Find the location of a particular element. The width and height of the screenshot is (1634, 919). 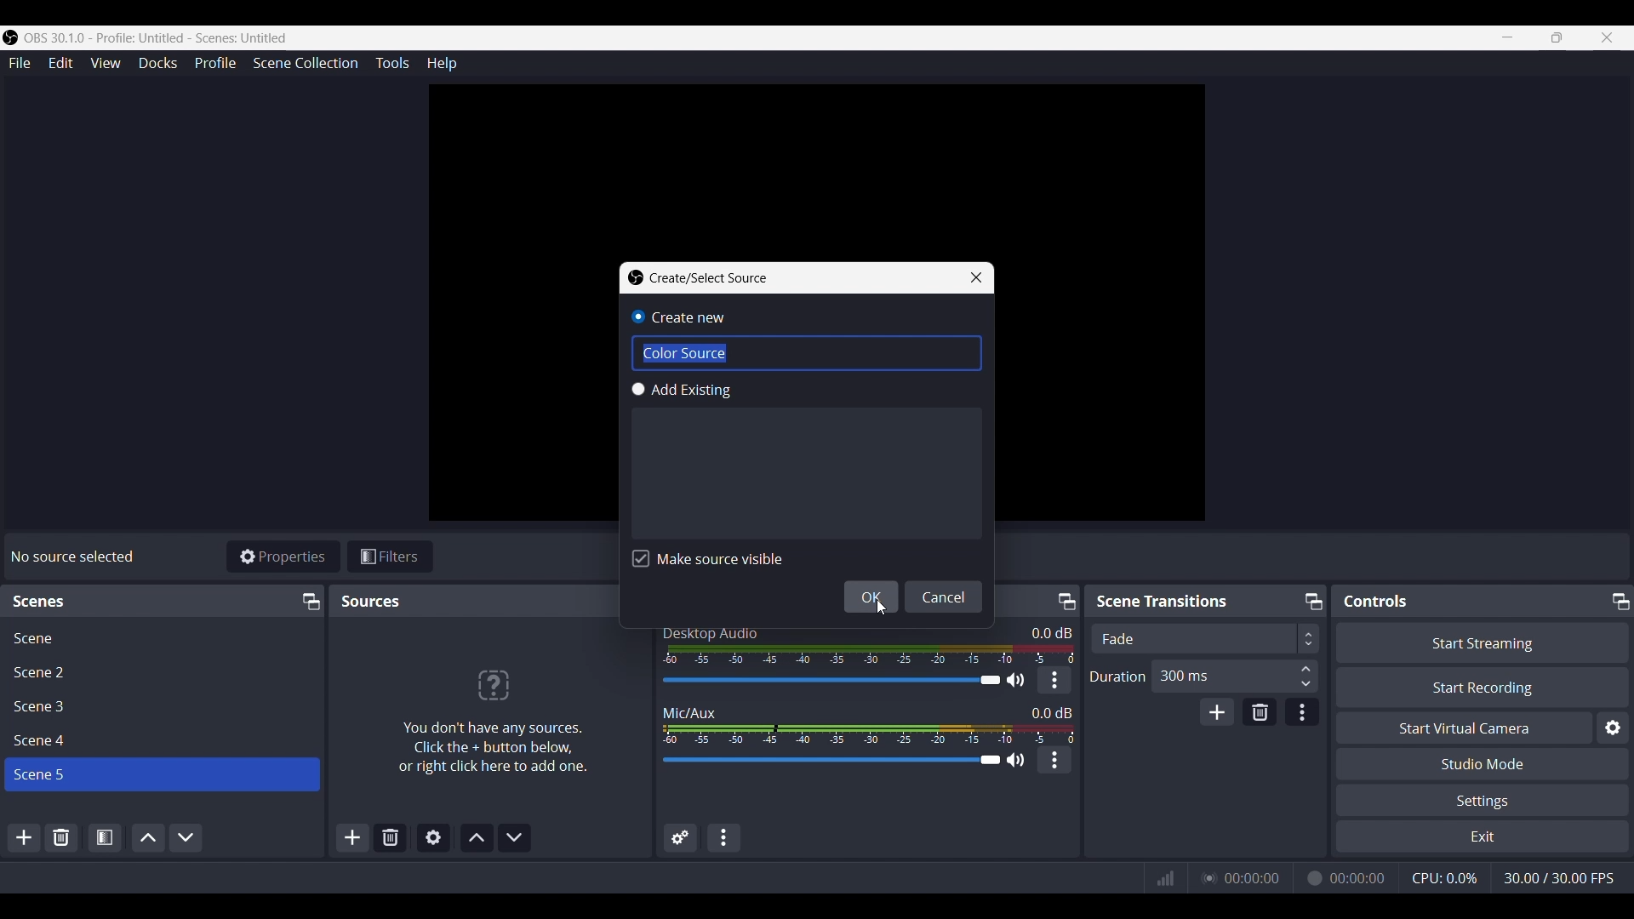

00:00:00 is located at coordinates (1254, 877).